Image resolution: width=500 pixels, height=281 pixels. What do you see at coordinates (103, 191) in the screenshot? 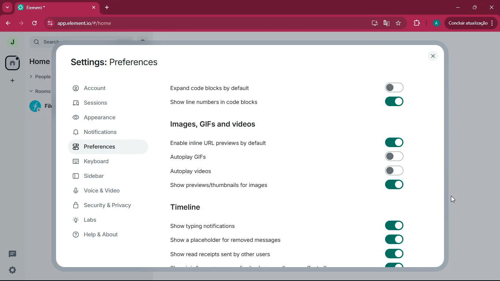
I see `voice & video` at bounding box center [103, 191].